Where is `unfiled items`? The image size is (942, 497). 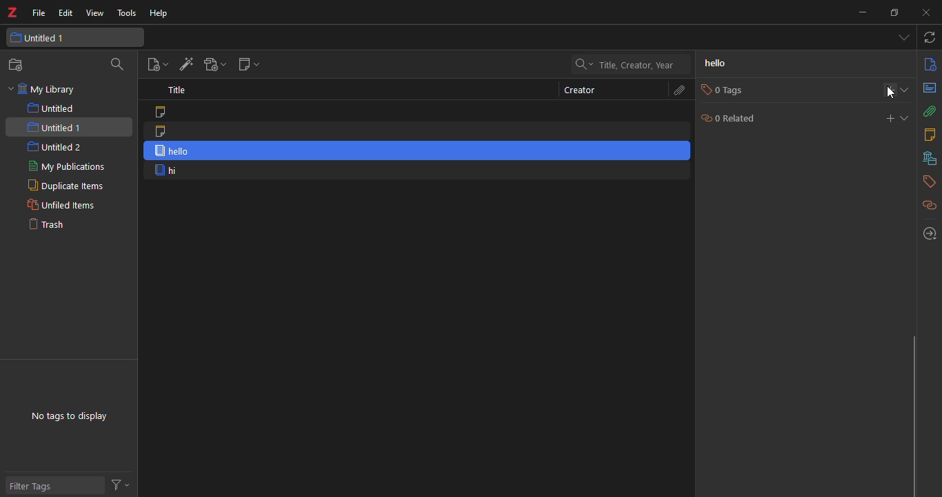
unfiled items is located at coordinates (61, 205).